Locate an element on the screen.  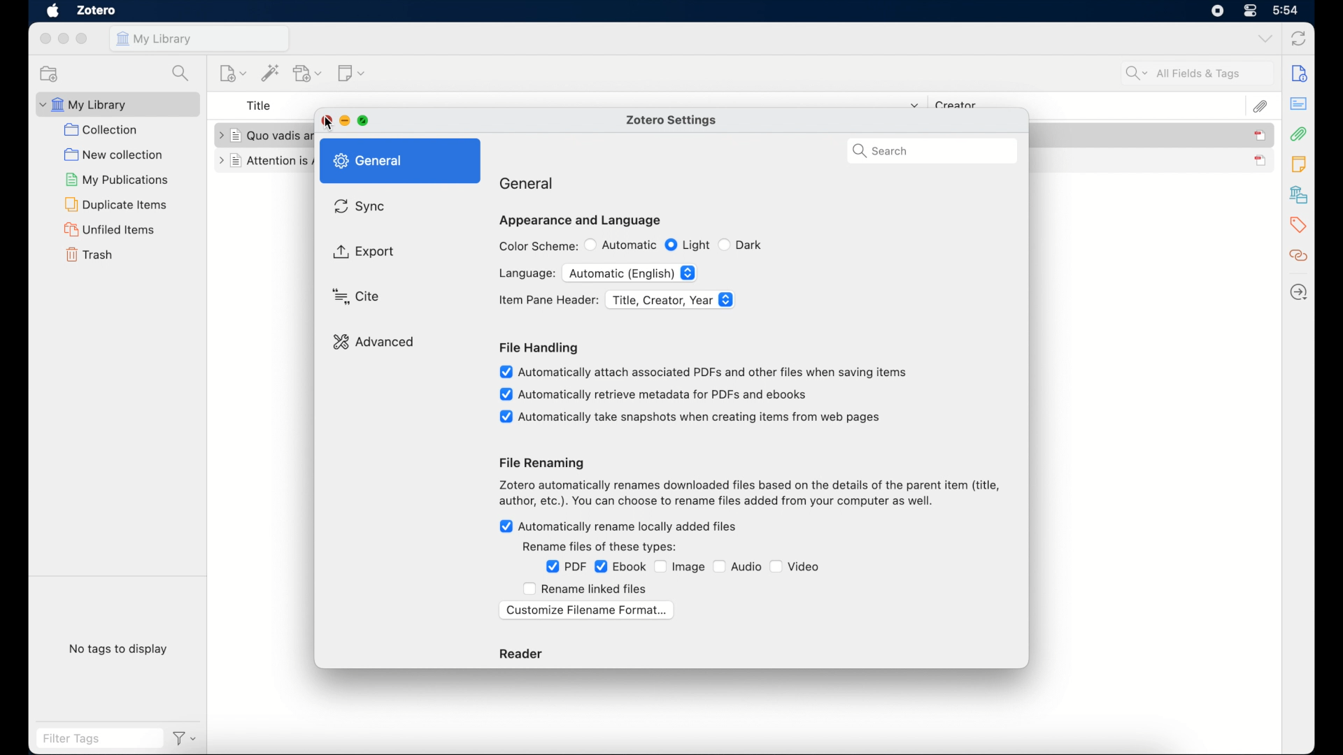
search fields and tags is located at coordinates (1197, 73).